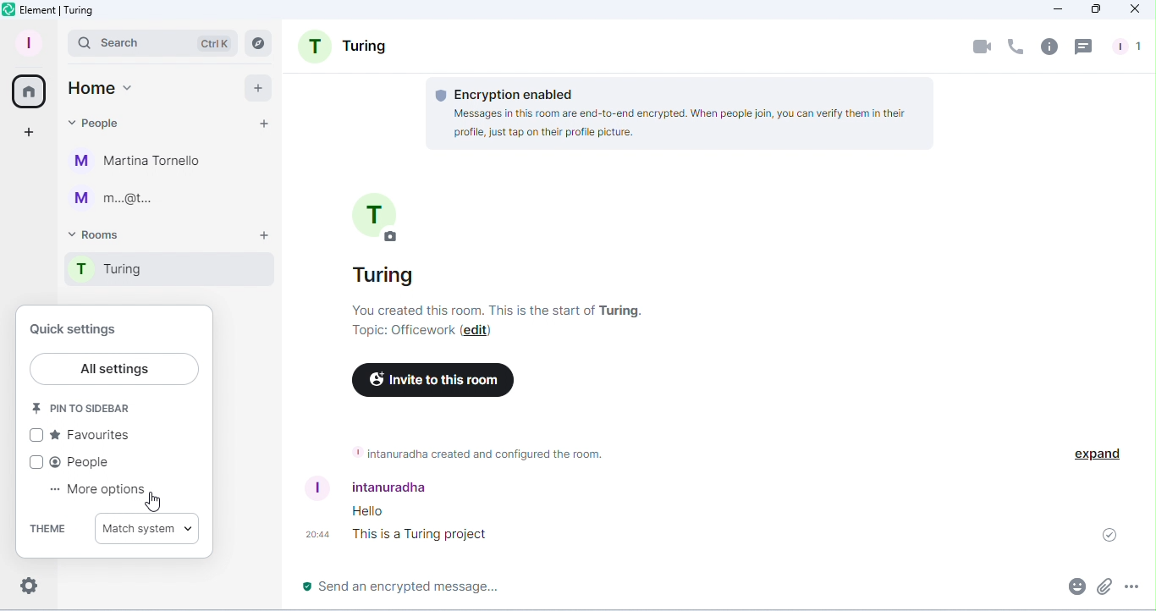  I want to click on Explore rooms, so click(261, 42).